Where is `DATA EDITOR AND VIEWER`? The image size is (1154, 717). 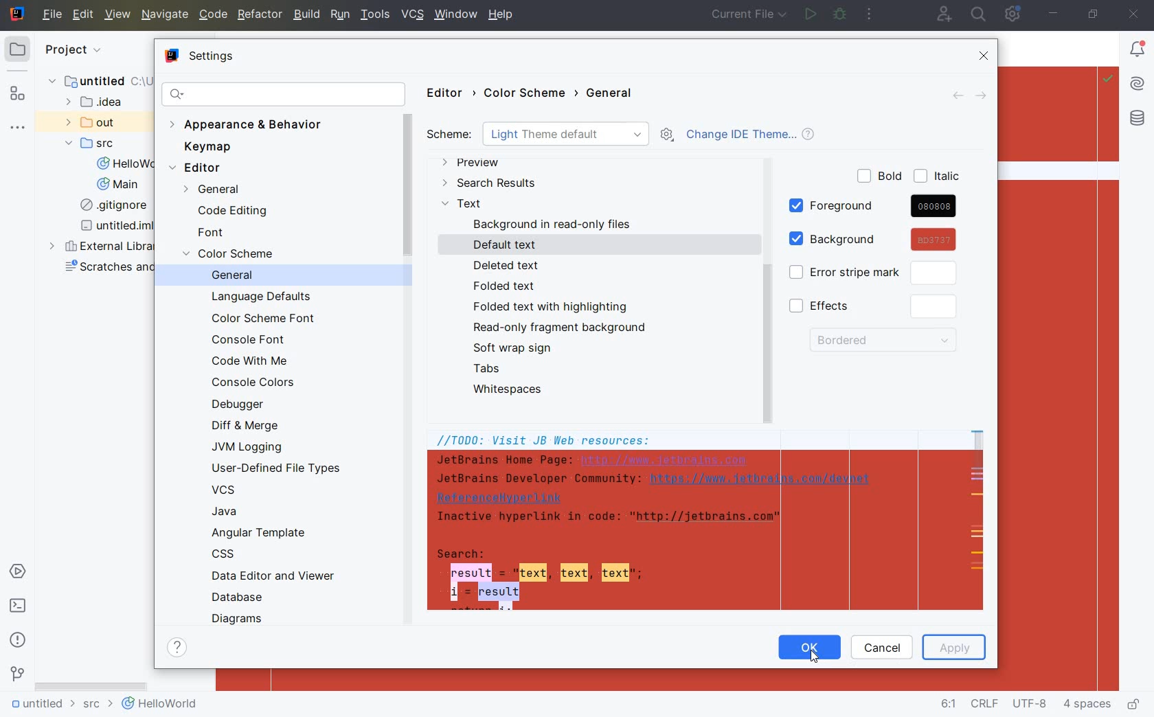 DATA EDITOR AND VIEWER is located at coordinates (271, 577).